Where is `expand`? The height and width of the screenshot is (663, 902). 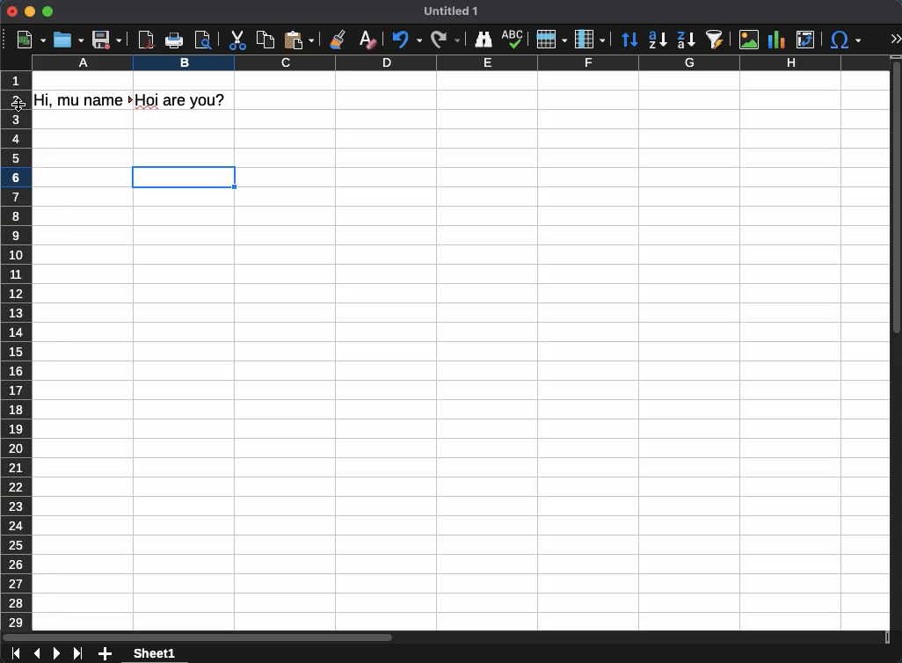 expand is located at coordinates (897, 40).